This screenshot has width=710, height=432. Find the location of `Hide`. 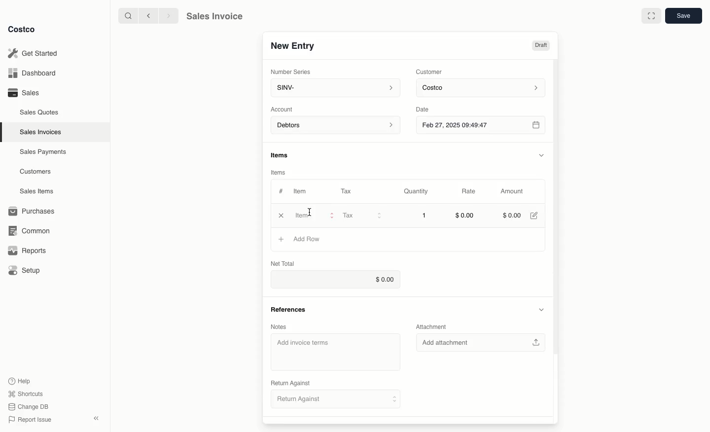

Hide is located at coordinates (541, 310).